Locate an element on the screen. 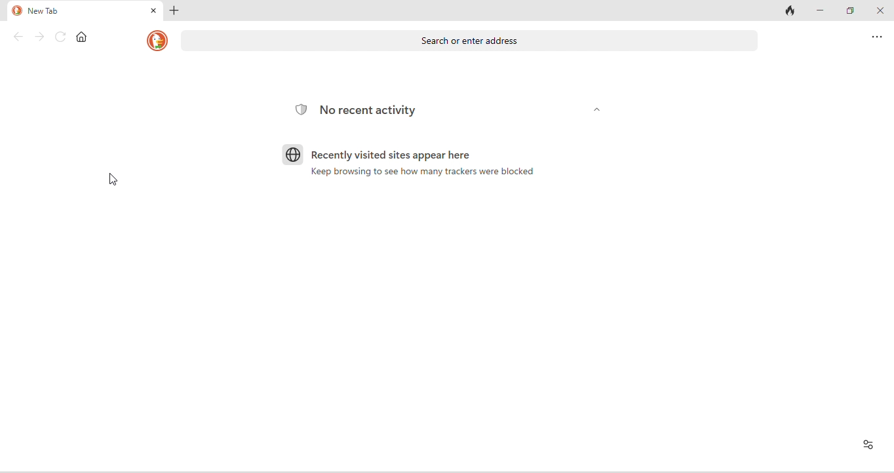 This screenshot has width=894, height=473. cursor movement is located at coordinates (111, 178).